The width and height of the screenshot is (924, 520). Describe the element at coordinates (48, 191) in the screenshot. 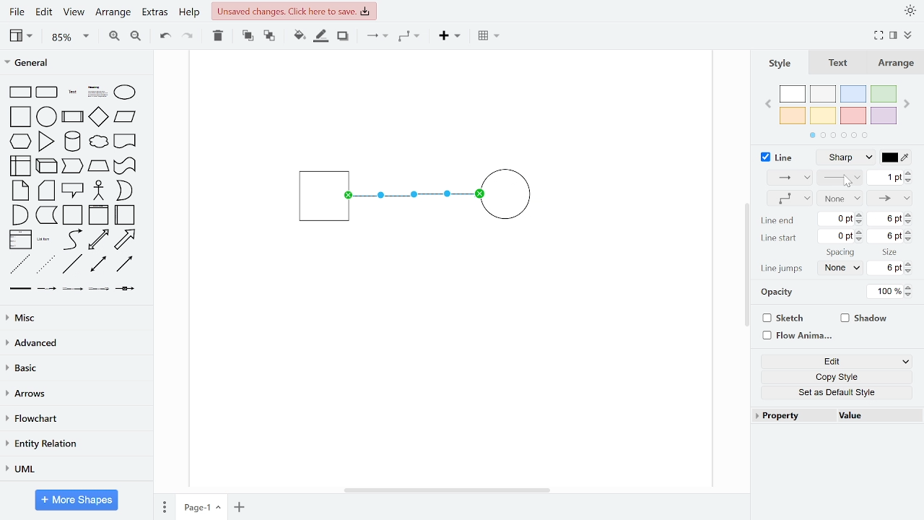

I see `card` at that location.